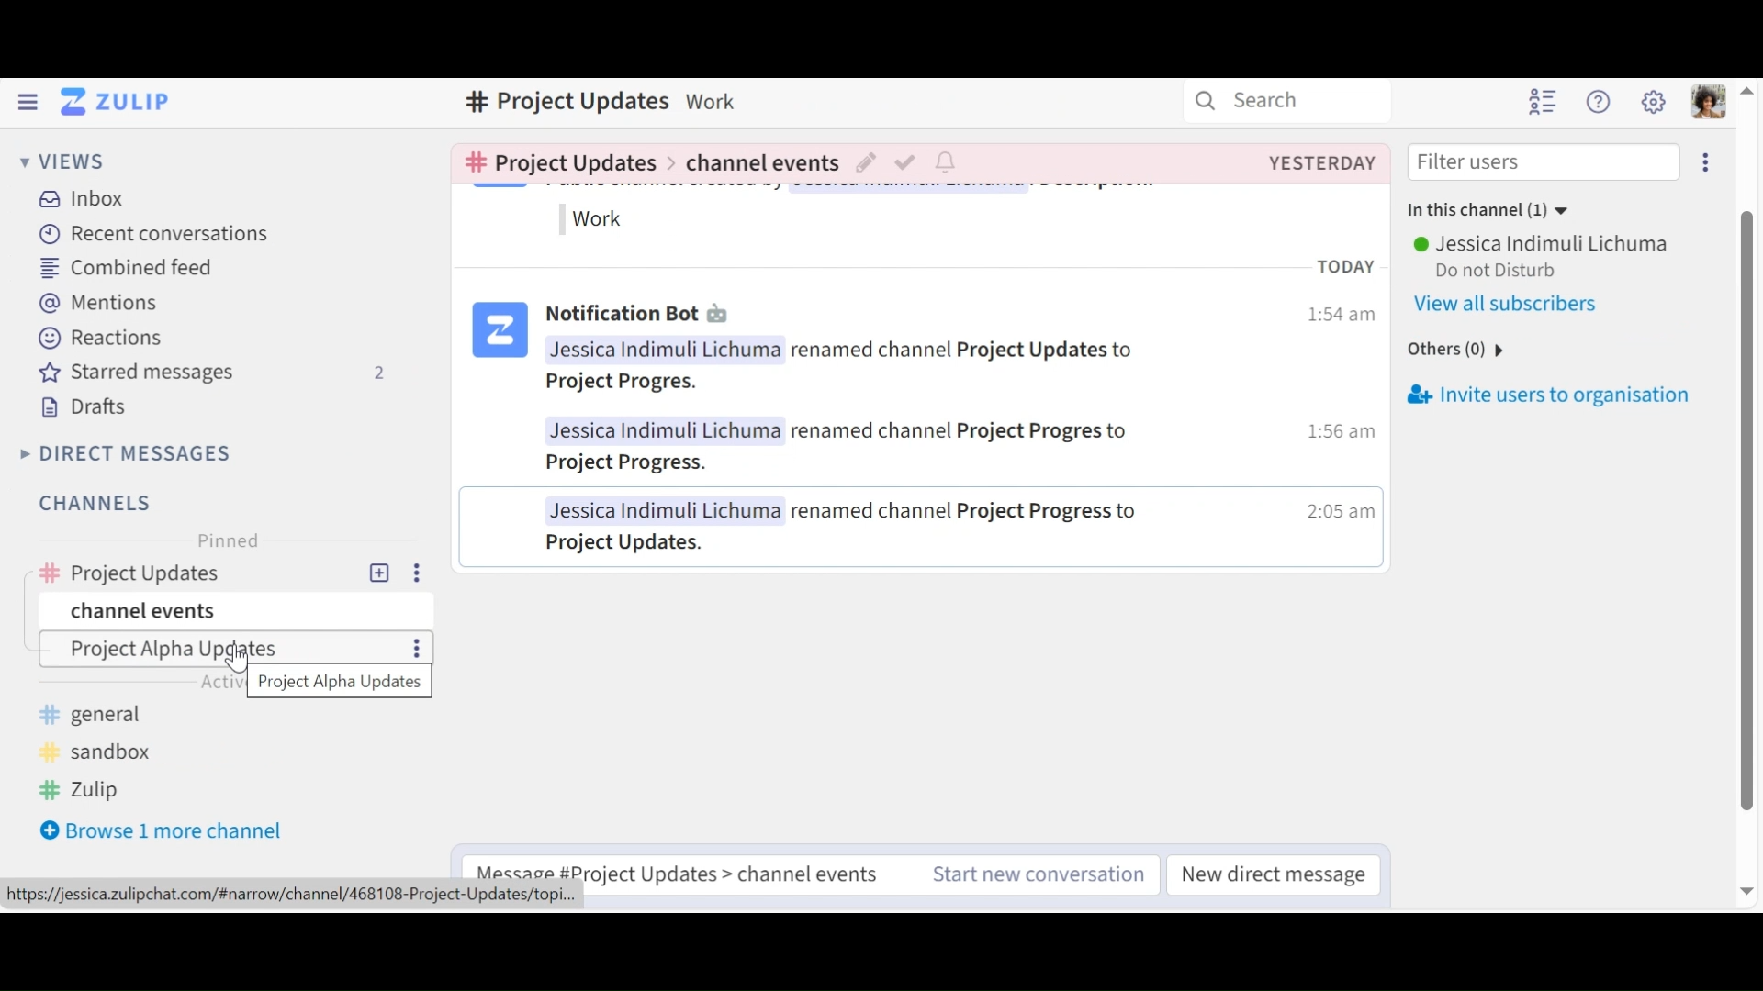 The image size is (1763, 991). Describe the element at coordinates (224, 649) in the screenshot. I see `Channel Topic` at that location.